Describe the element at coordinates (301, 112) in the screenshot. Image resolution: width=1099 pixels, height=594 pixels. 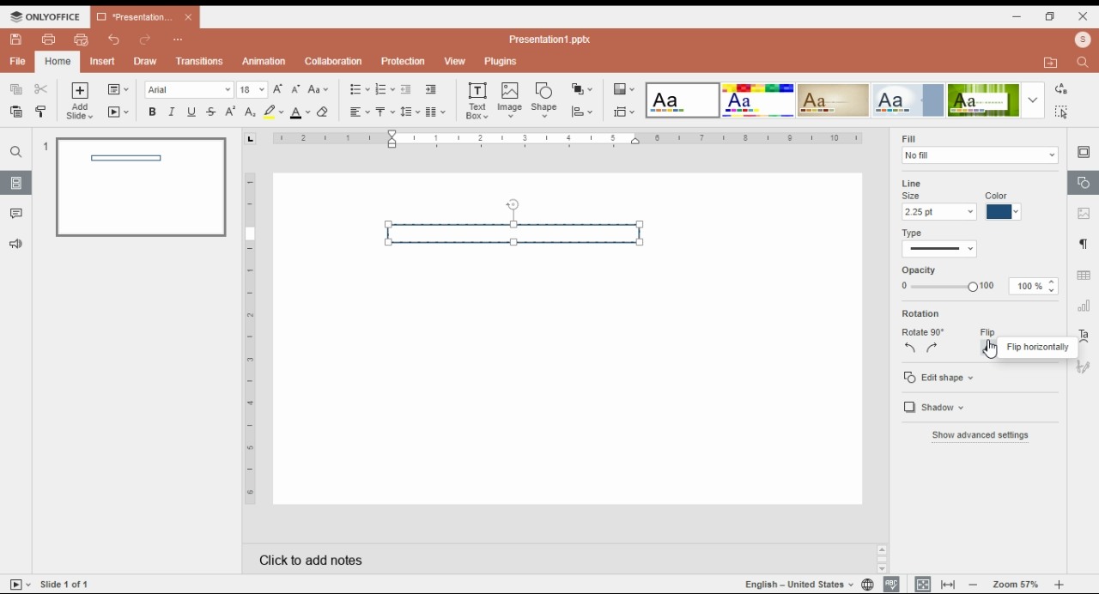
I see `font color` at that location.